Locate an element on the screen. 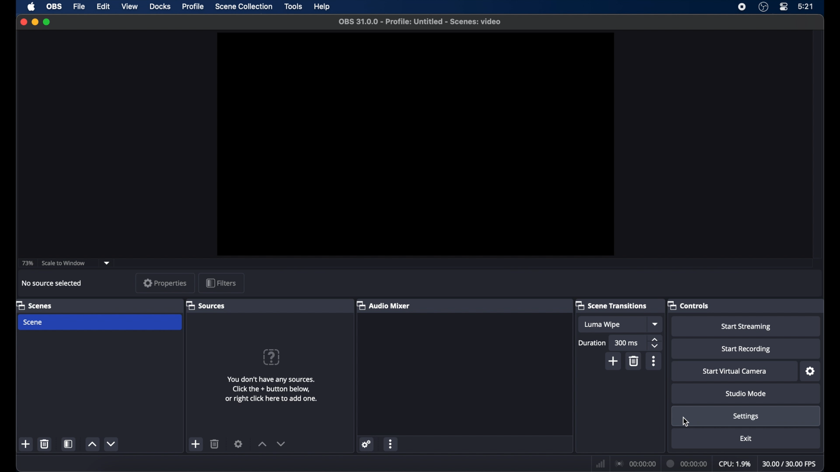  more options is located at coordinates (391, 445).